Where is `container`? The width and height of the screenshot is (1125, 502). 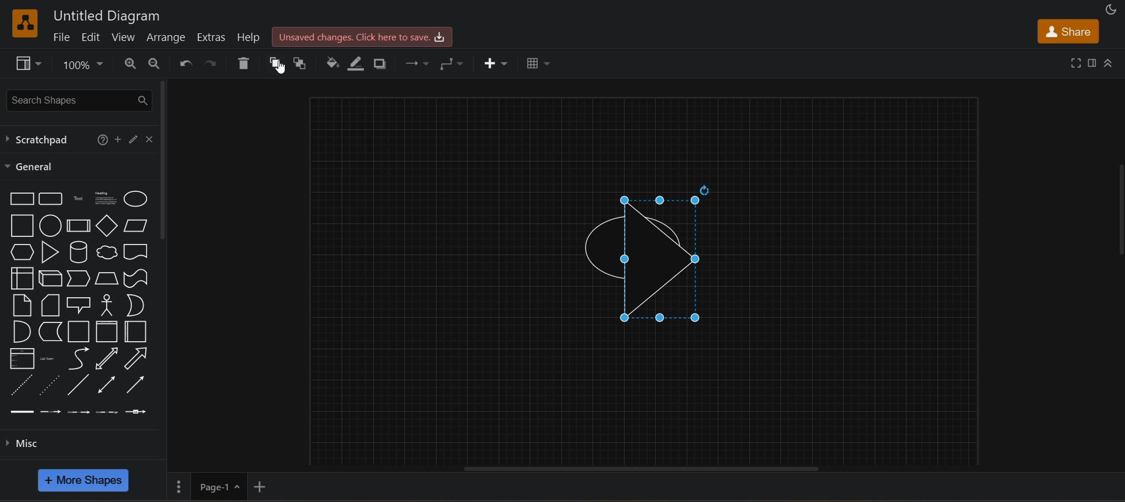
container is located at coordinates (105, 332).